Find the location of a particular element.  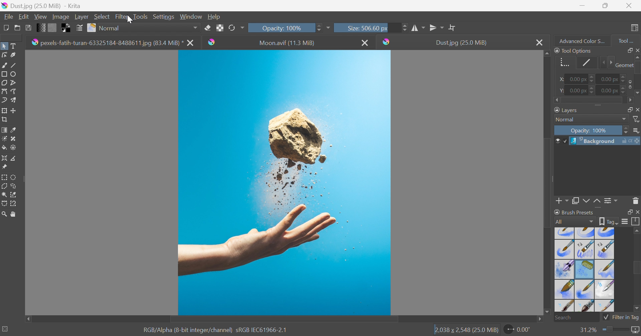

RGB Alpha (8-bit integer/channel) sRGB IEC61966-2.1 is located at coordinates (215, 329).